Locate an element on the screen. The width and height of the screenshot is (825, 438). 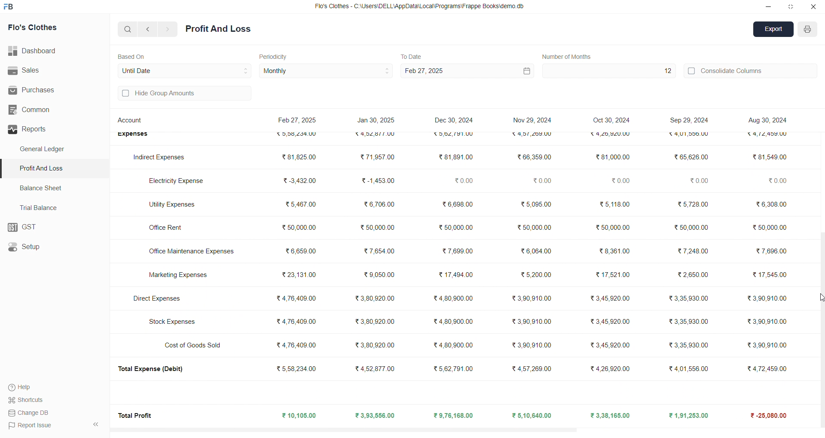
Purchases is located at coordinates (42, 90).